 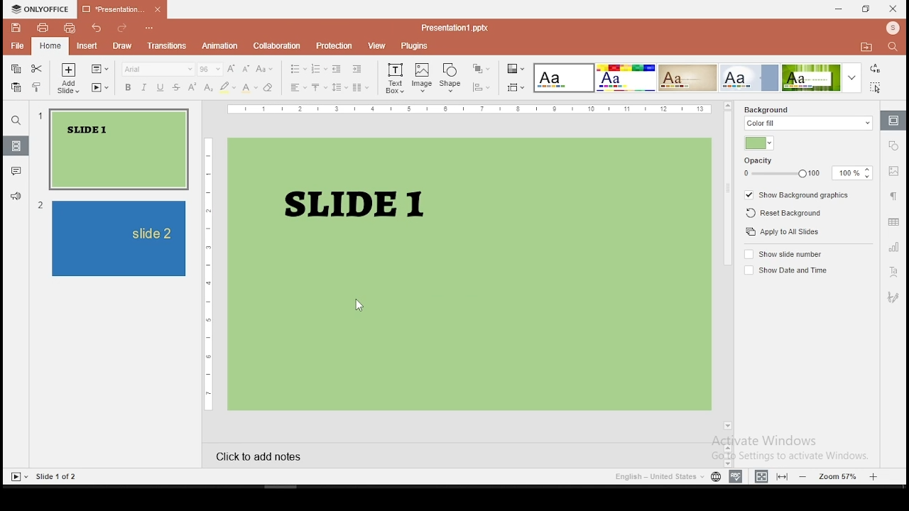 What do you see at coordinates (563, 78) in the screenshot?
I see `select color theme` at bounding box center [563, 78].